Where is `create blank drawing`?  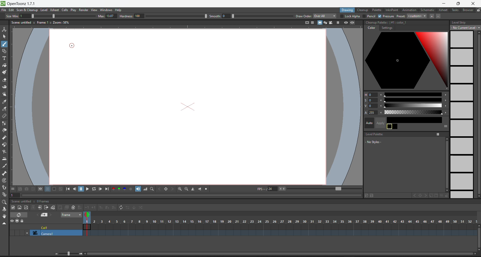
create blank drawing is located at coordinates (59, 207).